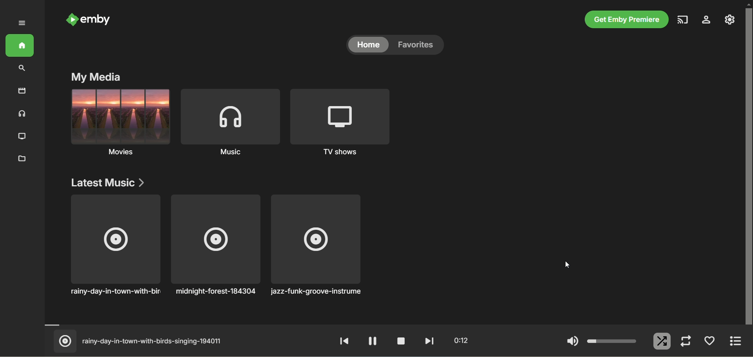  I want to click on favorites, so click(417, 46).